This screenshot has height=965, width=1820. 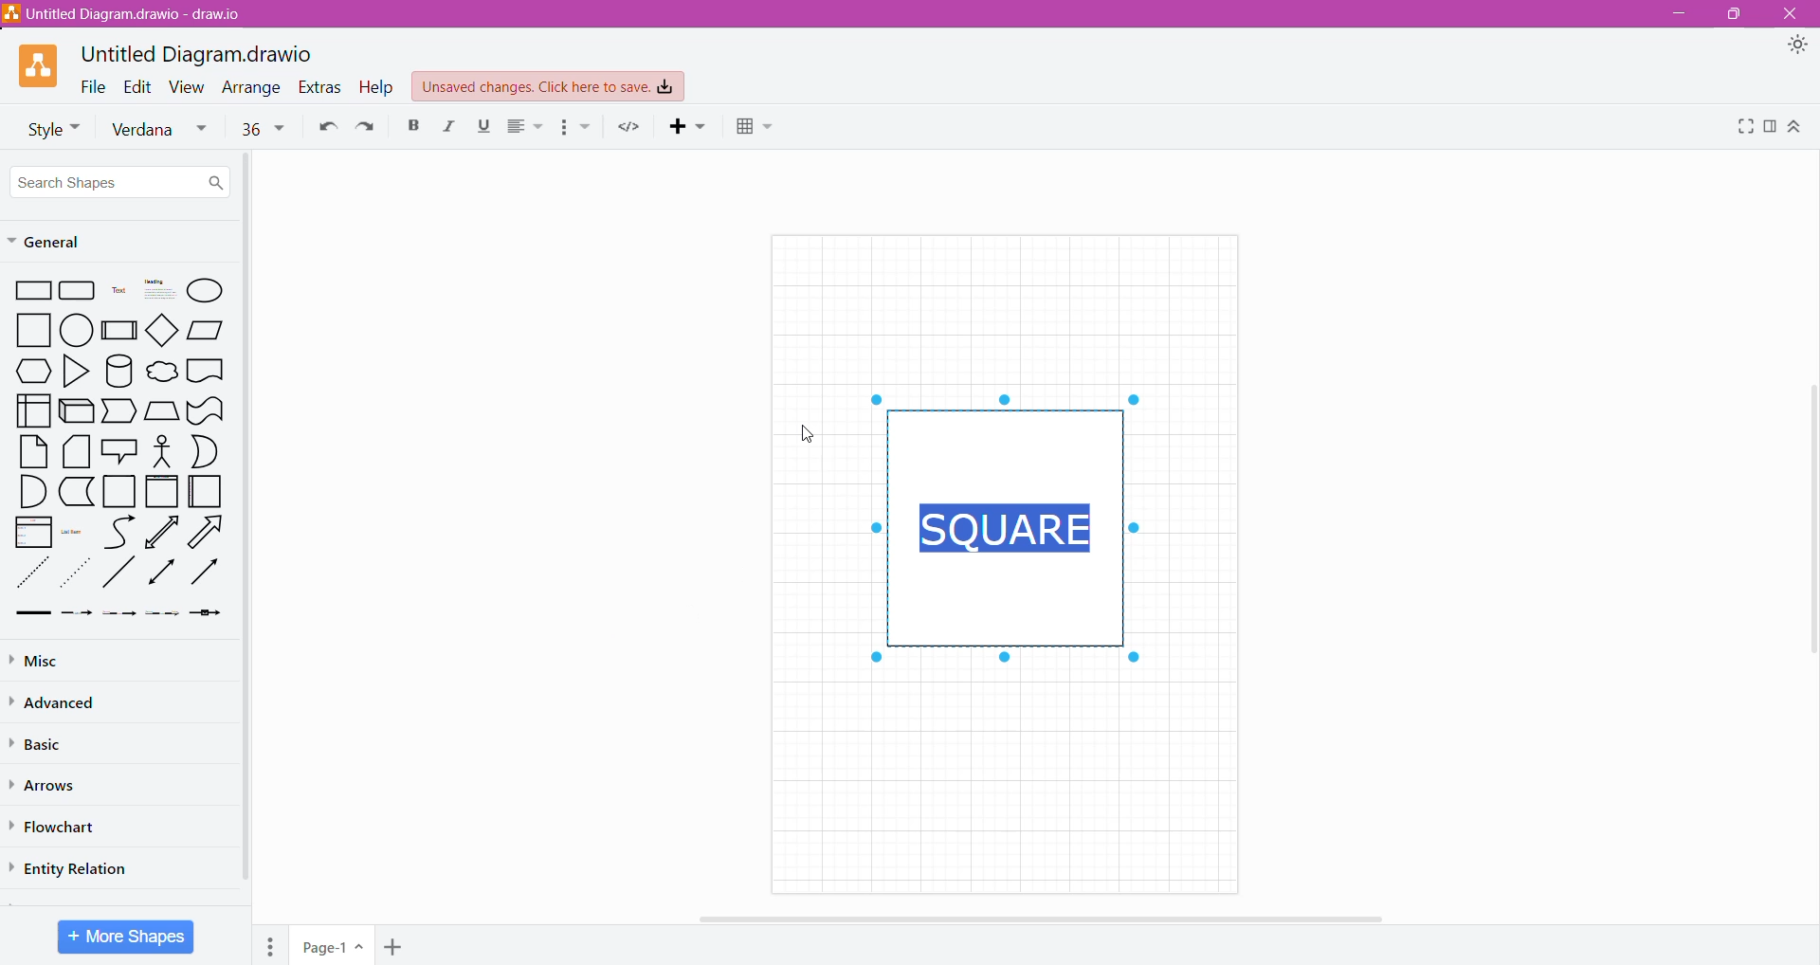 I want to click on Bold, so click(x=411, y=129).